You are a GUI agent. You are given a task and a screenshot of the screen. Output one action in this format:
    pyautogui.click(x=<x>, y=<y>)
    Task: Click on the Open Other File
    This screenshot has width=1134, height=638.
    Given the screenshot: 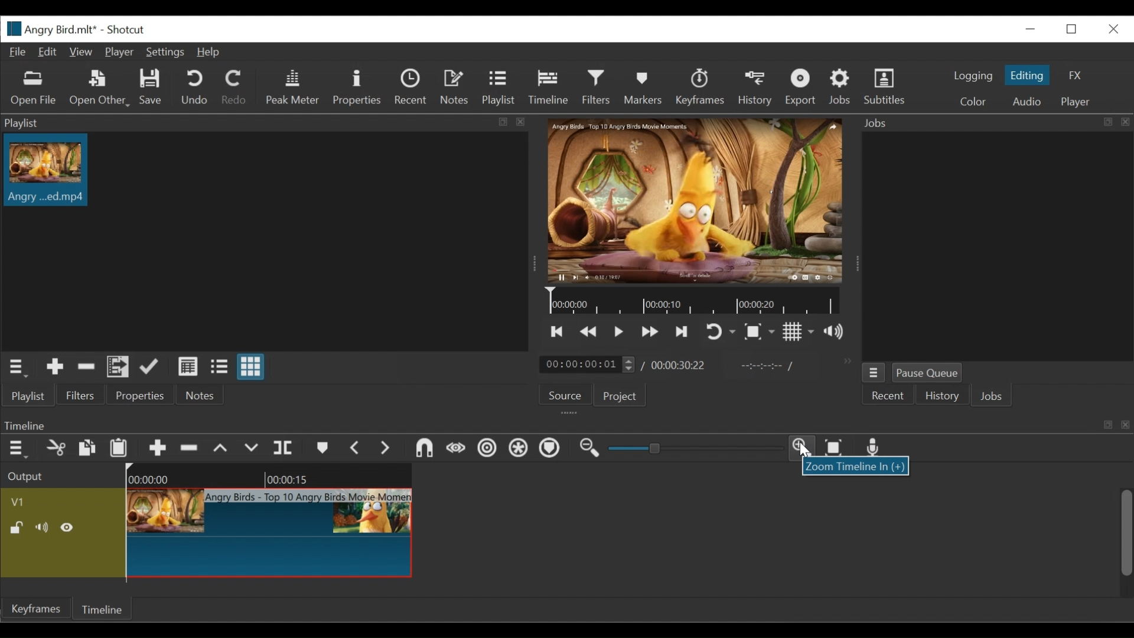 What is the action you would take?
    pyautogui.click(x=35, y=89)
    